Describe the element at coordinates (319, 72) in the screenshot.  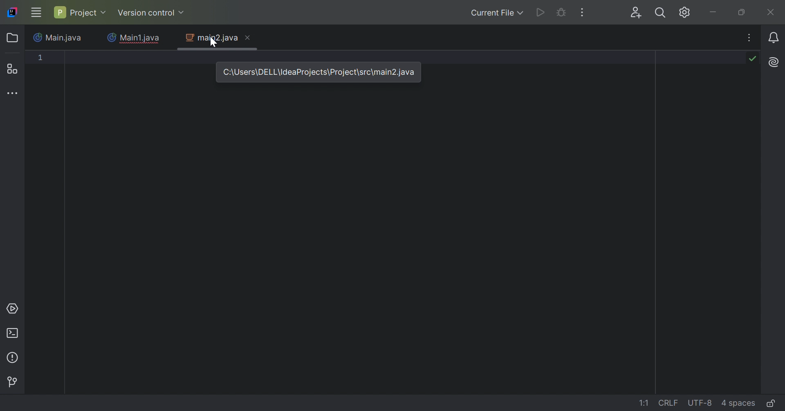
I see `C:\Users\DELL\IdeaProjects\rojects\src\main2.java` at that location.